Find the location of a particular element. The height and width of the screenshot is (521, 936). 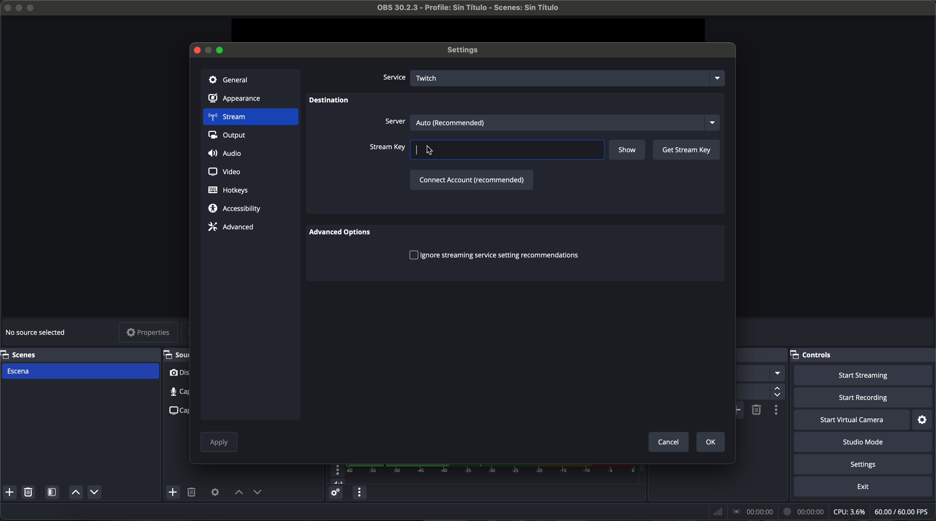

video is located at coordinates (223, 171).